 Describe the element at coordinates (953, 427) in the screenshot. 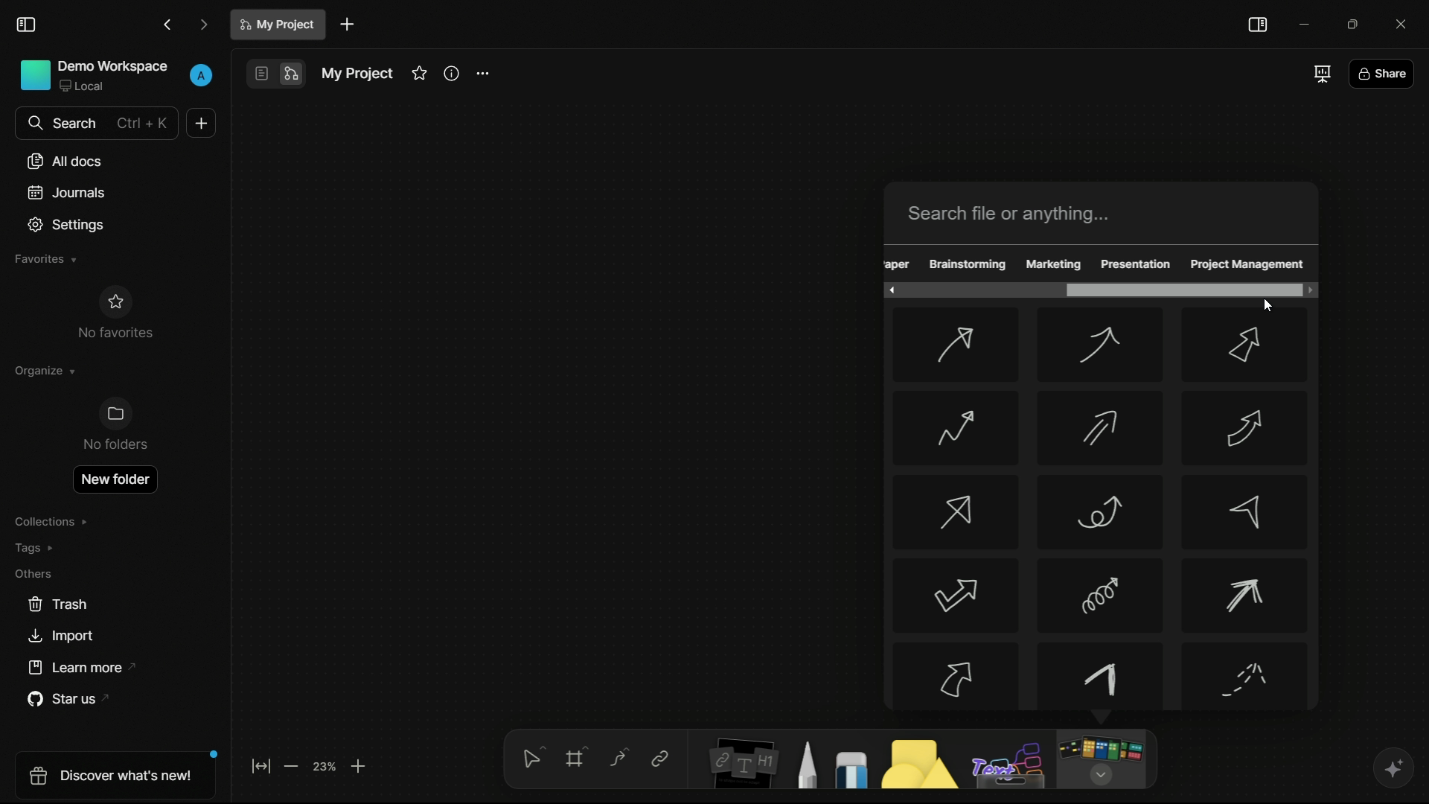

I see `arrow-4` at that location.